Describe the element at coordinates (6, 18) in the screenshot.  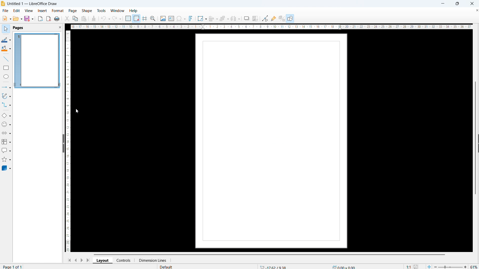
I see `new` at that location.